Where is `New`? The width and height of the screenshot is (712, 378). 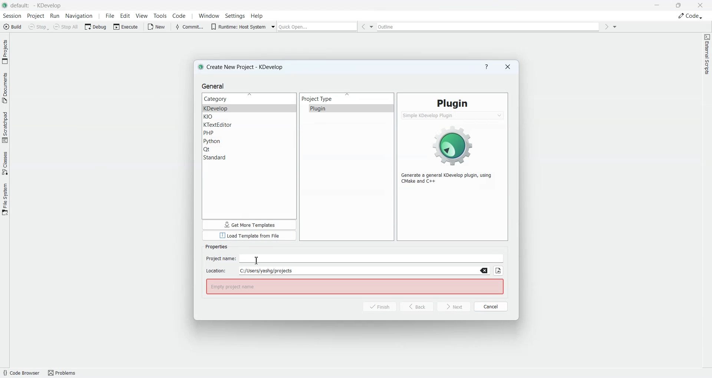 New is located at coordinates (158, 27).